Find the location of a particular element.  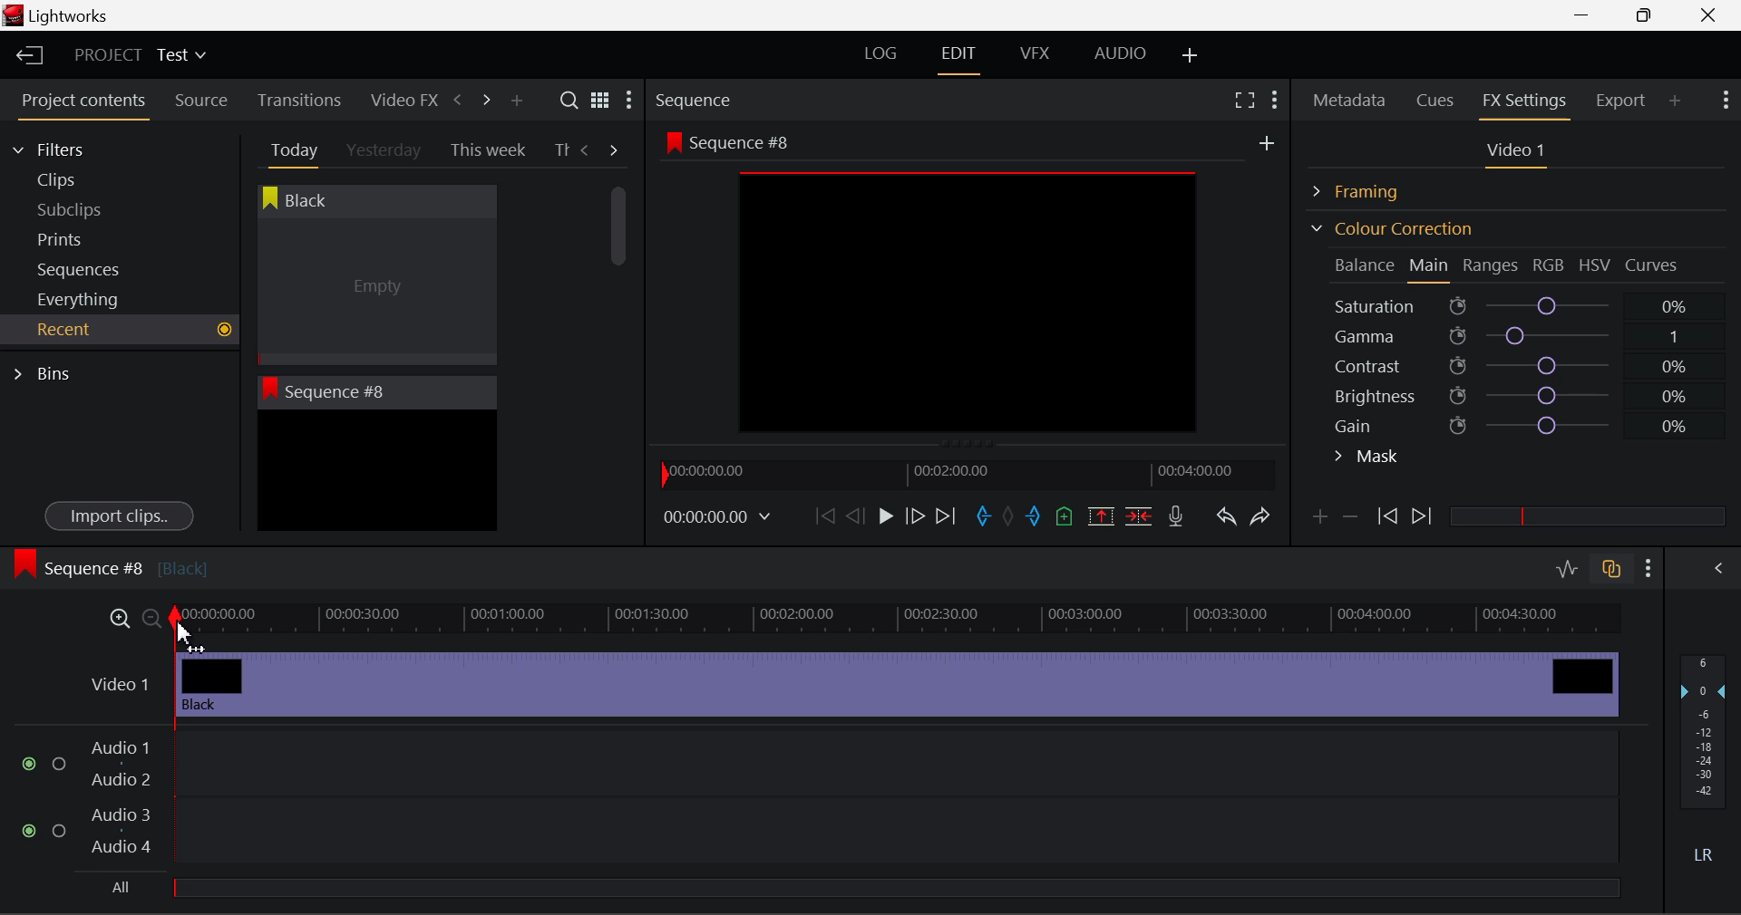

Scroll Bar is located at coordinates (619, 344).